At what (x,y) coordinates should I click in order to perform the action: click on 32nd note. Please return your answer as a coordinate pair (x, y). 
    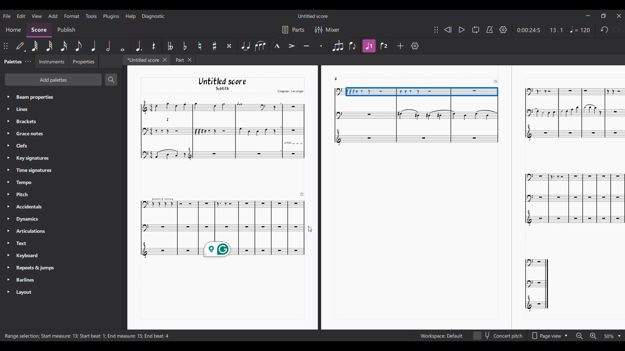
    Looking at the image, I should click on (49, 46).